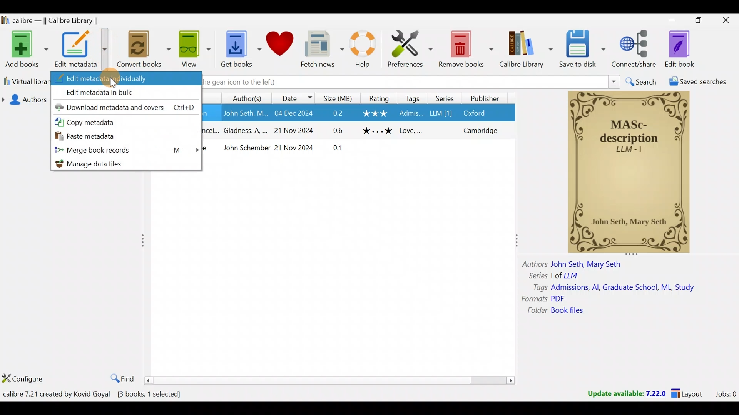  What do you see at coordinates (687, 49) in the screenshot?
I see `Edit book` at bounding box center [687, 49].